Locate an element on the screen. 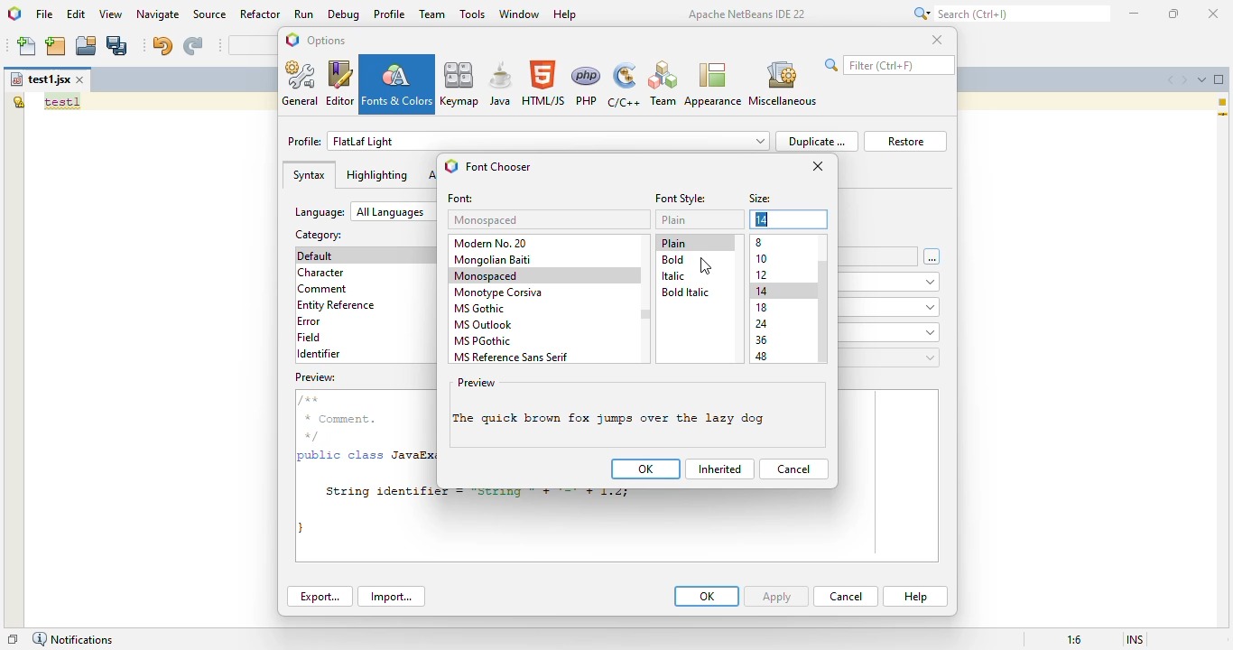 The width and height of the screenshot is (1233, 650). field is located at coordinates (310, 338).